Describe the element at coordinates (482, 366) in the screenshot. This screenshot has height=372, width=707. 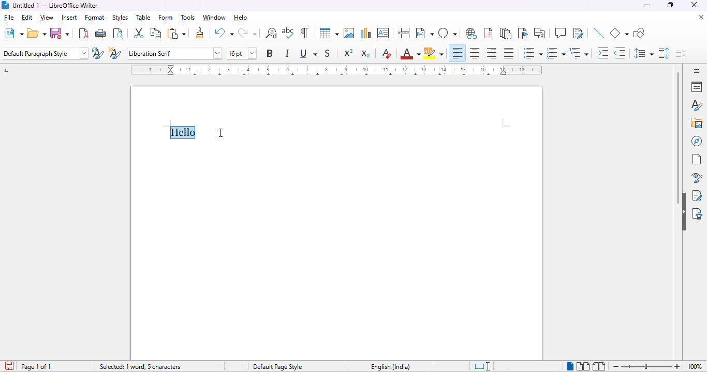
I see `standard selection` at that location.